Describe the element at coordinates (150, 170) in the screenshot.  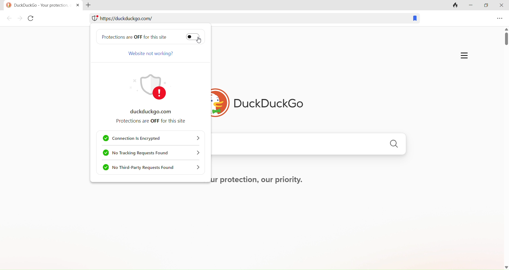
I see `no third party requests found` at that location.